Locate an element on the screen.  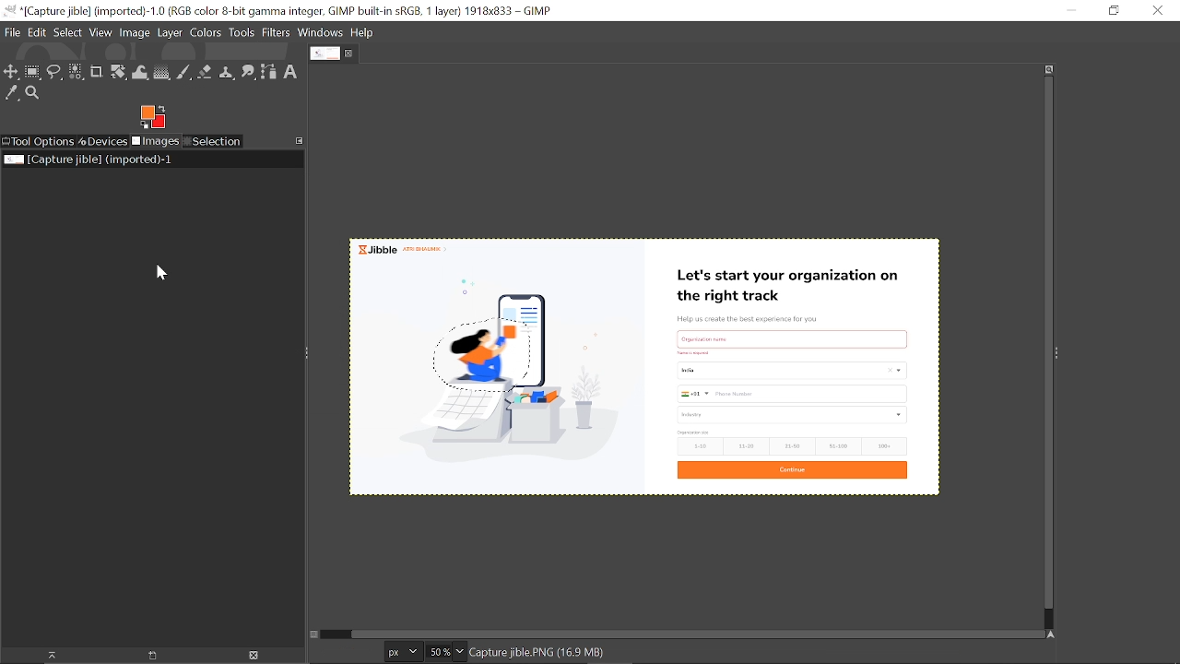
Rectangular select tool is located at coordinates (32, 71).